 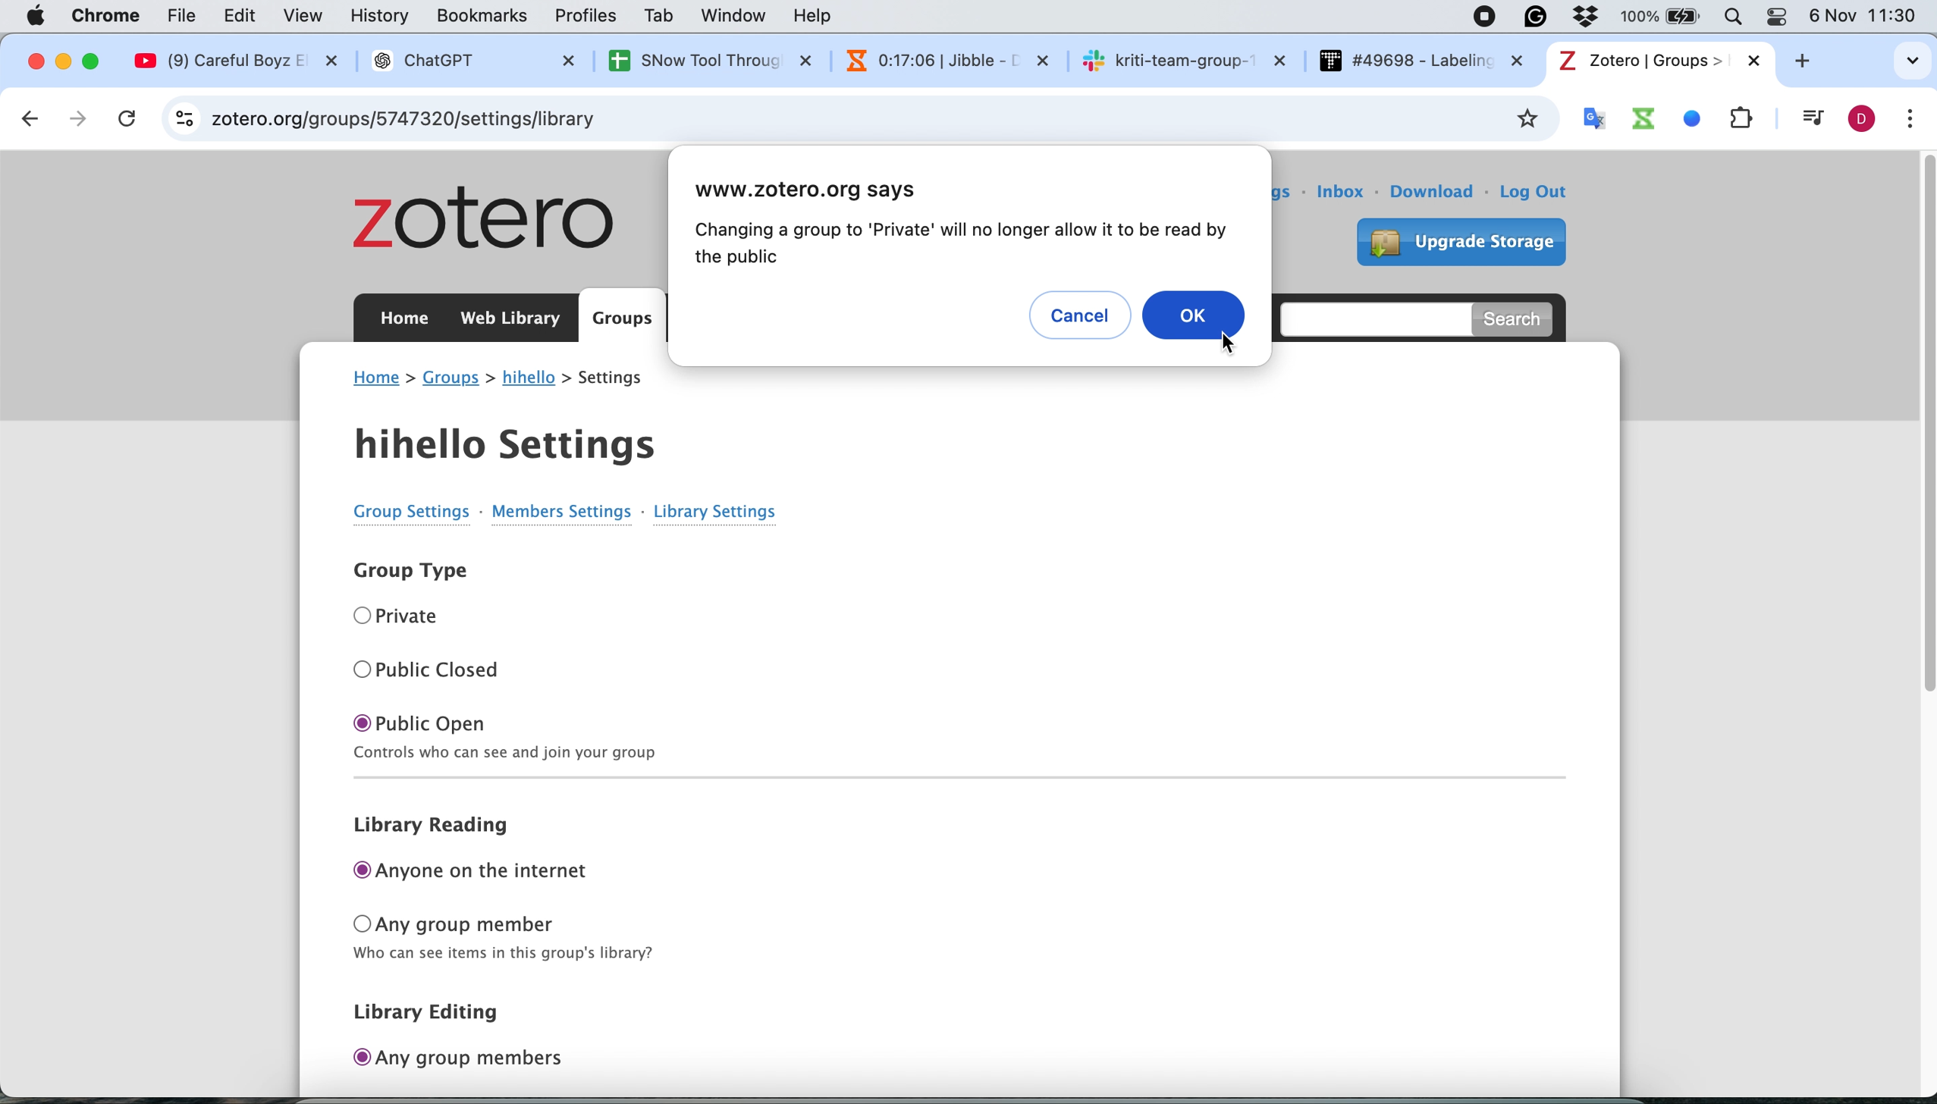 What do you see at coordinates (470, 61) in the screenshot?
I see `® ChatGPT X` at bounding box center [470, 61].